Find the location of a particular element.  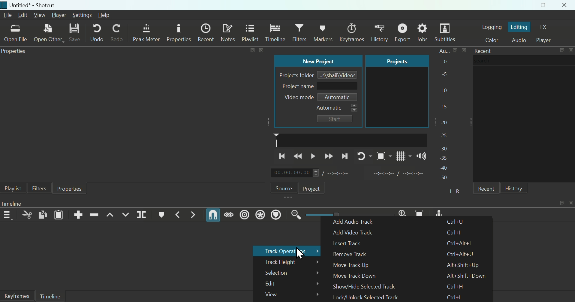

Ripple is located at coordinates (244, 216).